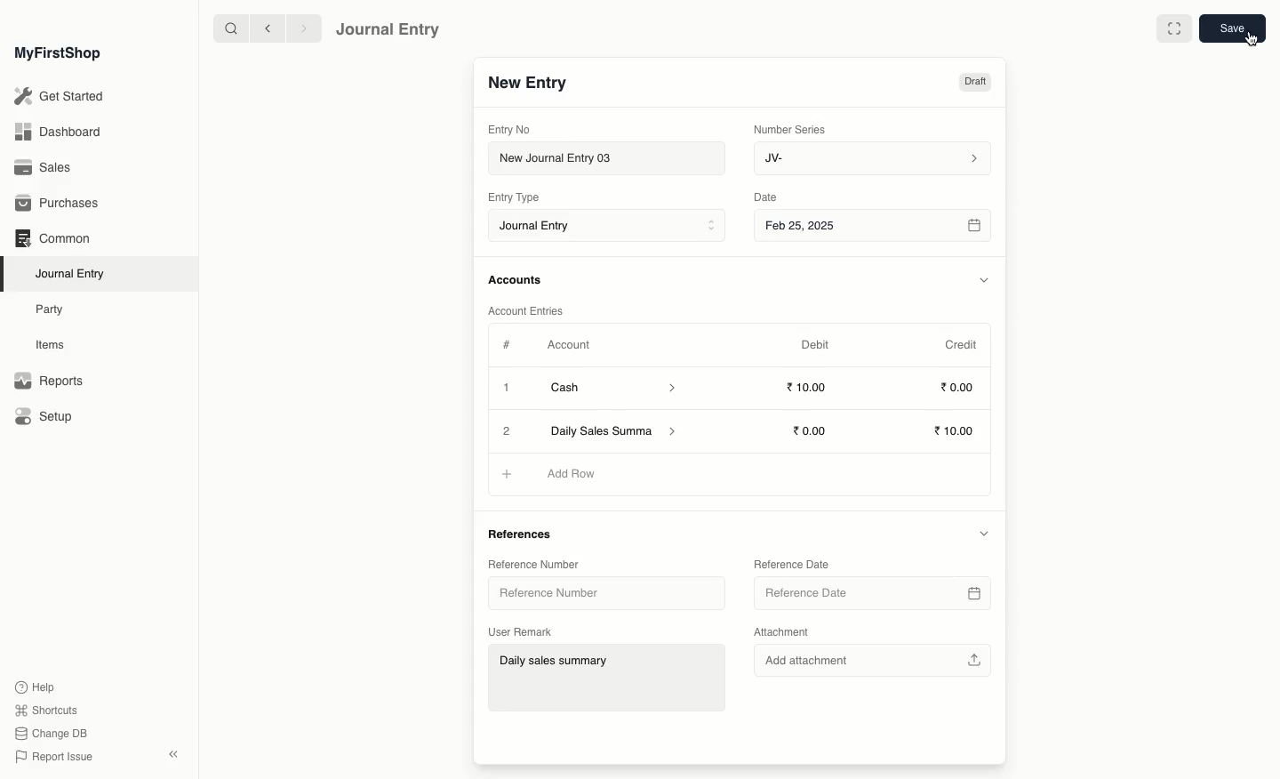 The height and width of the screenshot is (779, 1280). What do you see at coordinates (519, 197) in the screenshot?
I see `Entry Type` at bounding box center [519, 197].